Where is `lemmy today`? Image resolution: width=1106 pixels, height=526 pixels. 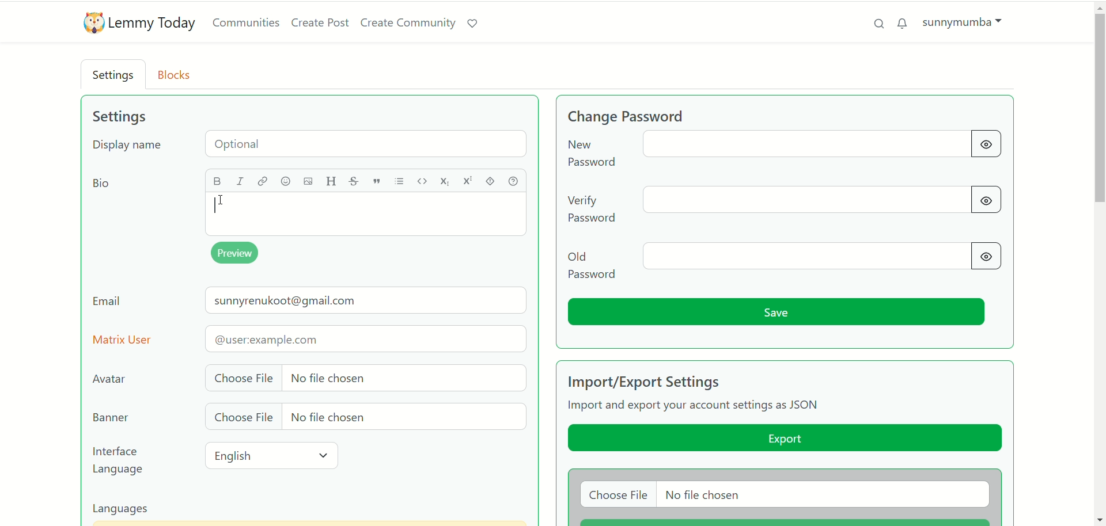
lemmy today is located at coordinates (154, 24).